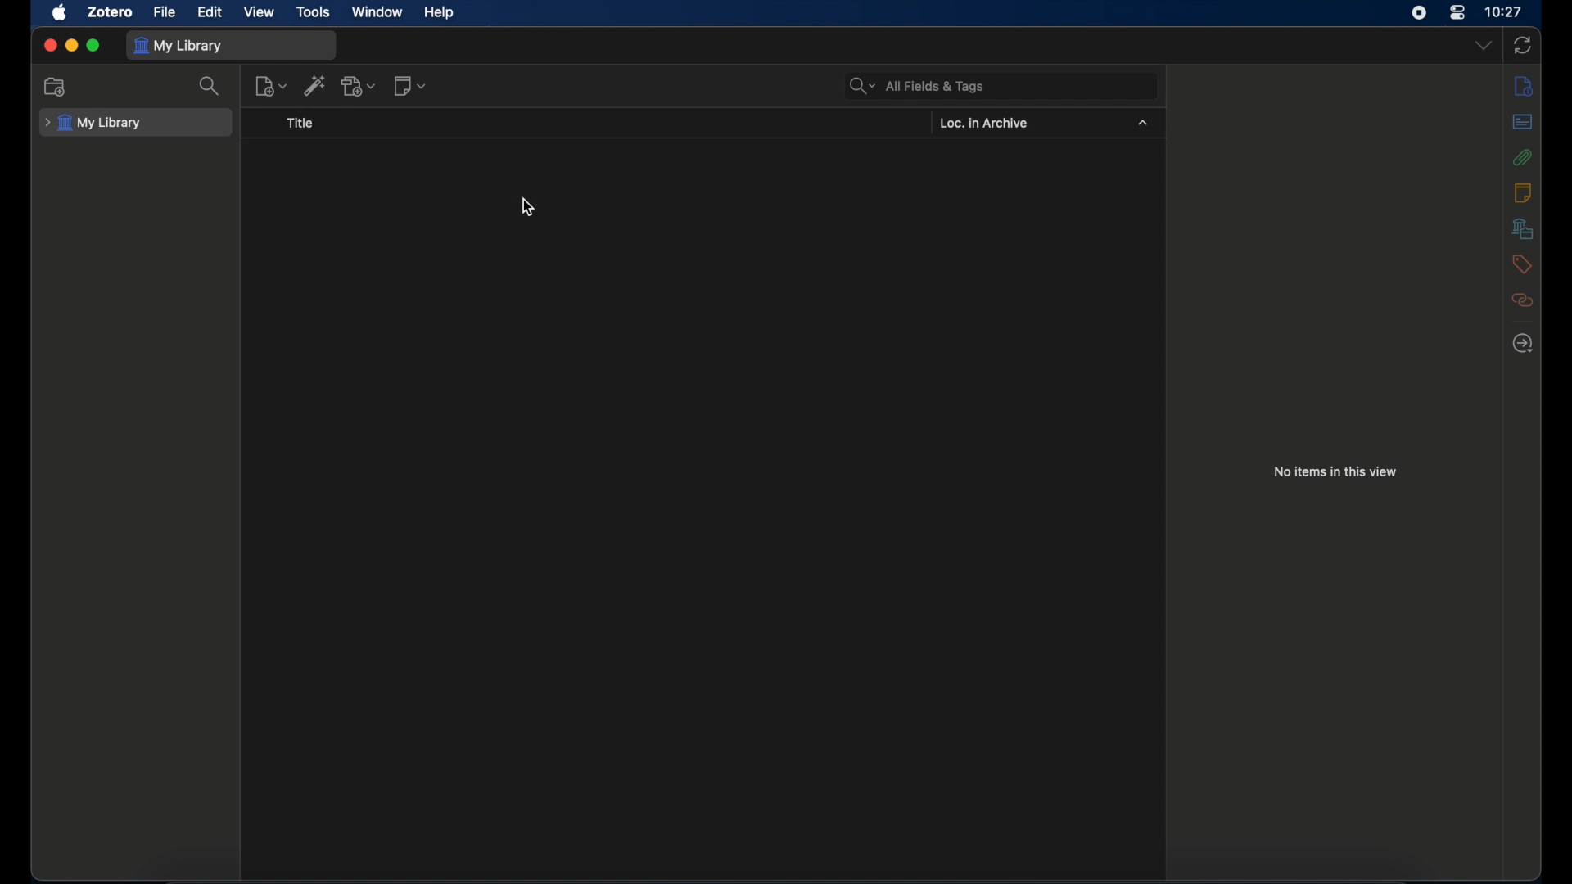 The image size is (1572, 884). Describe the element at coordinates (300, 124) in the screenshot. I see `title` at that location.